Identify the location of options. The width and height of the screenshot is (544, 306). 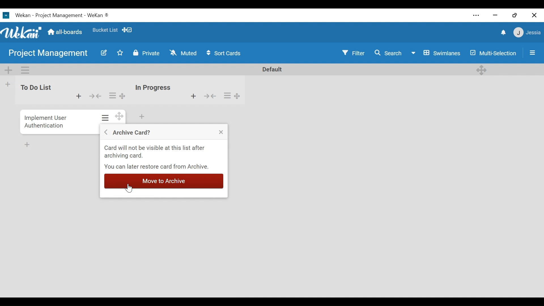
(104, 117).